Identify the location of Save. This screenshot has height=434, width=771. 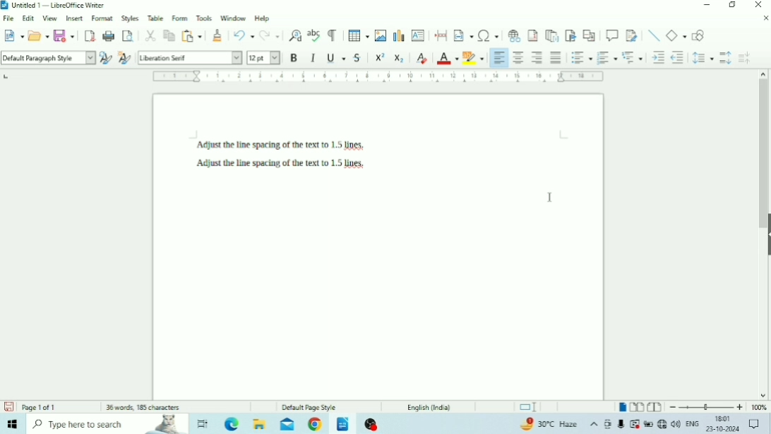
(8, 406).